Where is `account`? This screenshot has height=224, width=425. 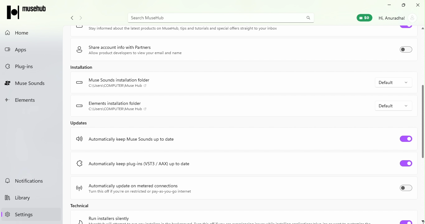
account is located at coordinates (413, 18).